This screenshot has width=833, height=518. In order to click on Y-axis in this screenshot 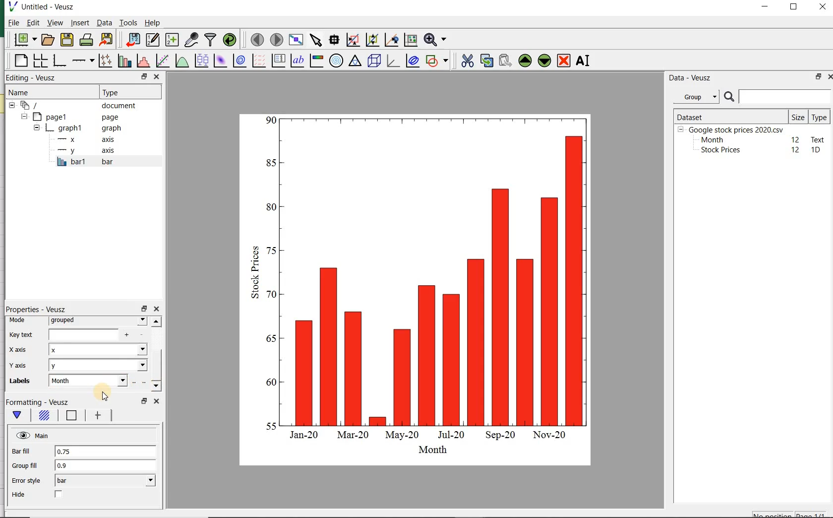, I will do `click(20, 366)`.